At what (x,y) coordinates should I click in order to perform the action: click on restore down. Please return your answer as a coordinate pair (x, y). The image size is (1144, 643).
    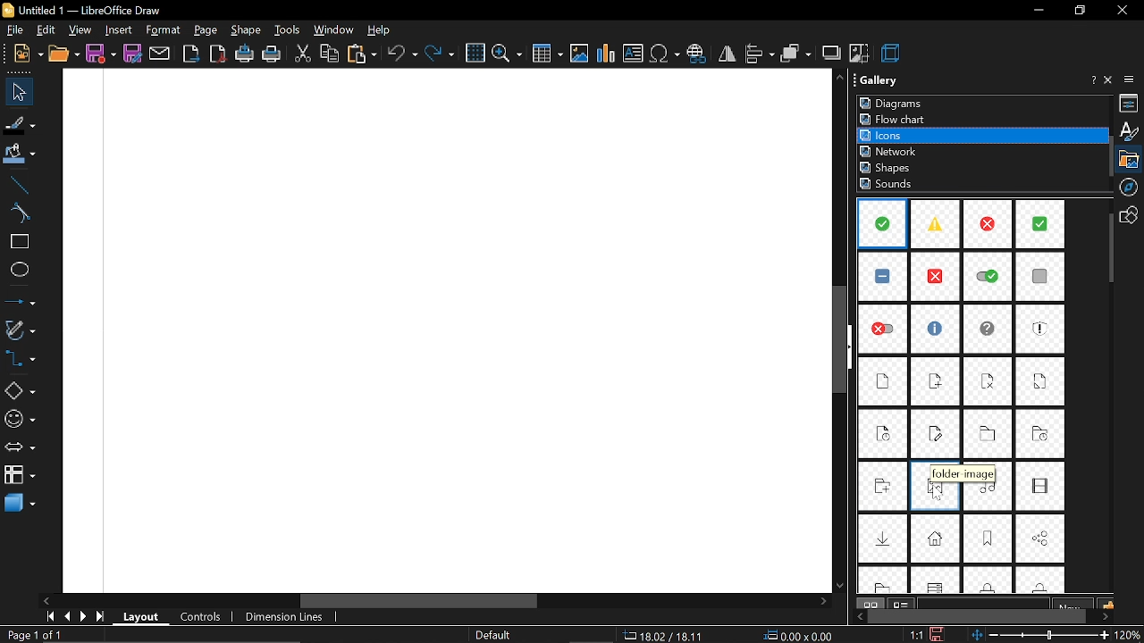
    Looking at the image, I should click on (1078, 11).